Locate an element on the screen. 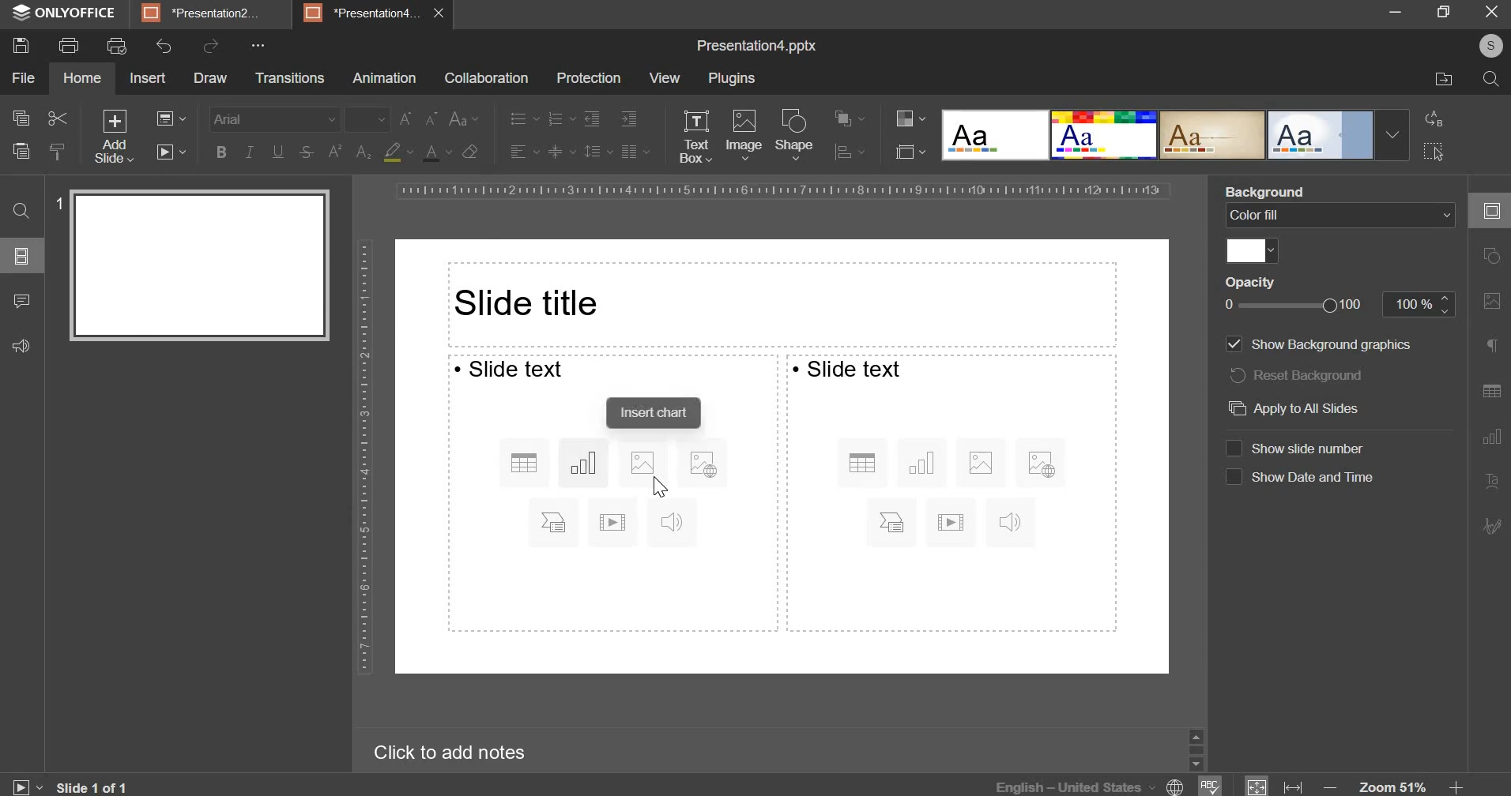  strikethrough is located at coordinates (306, 153).